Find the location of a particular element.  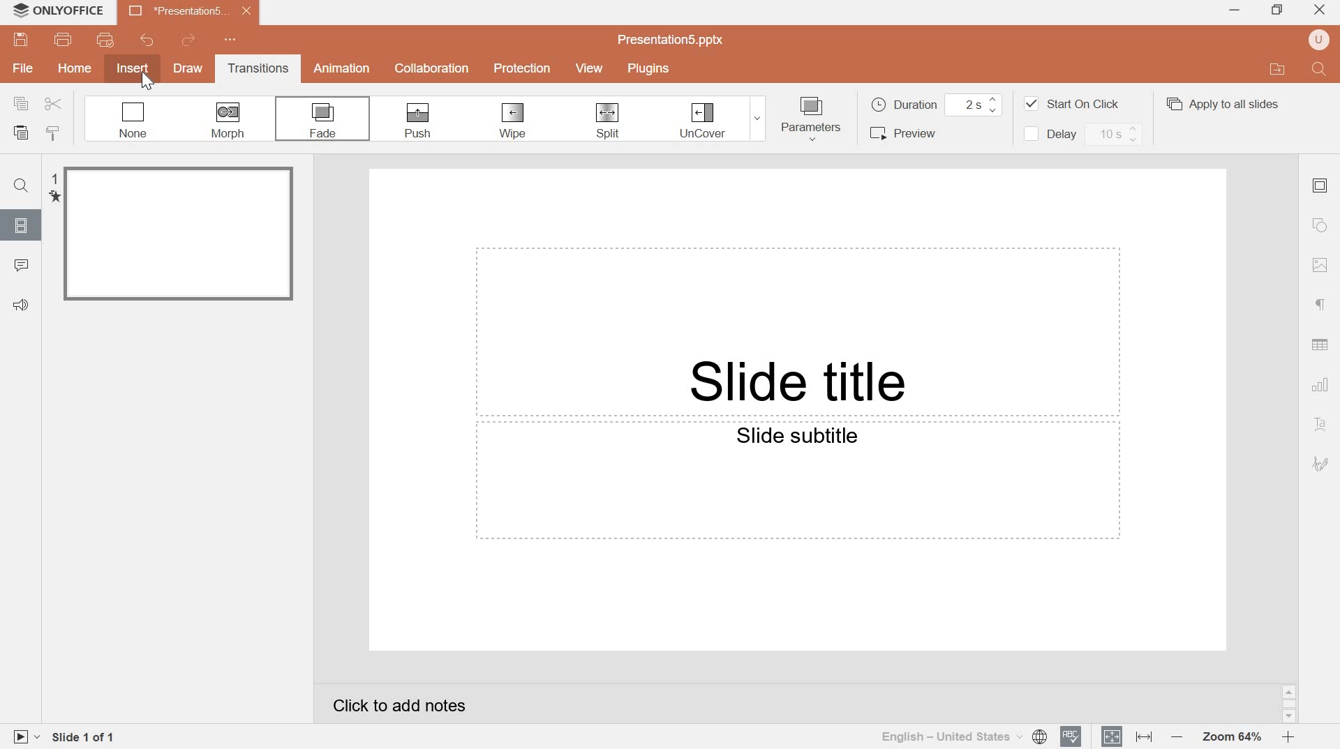

collaboration is located at coordinates (431, 69).